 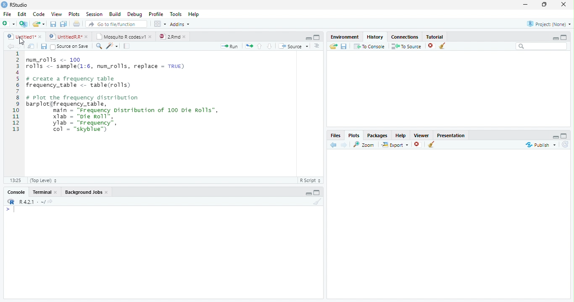 What do you see at coordinates (157, 14) in the screenshot?
I see `Profile` at bounding box center [157, 14].